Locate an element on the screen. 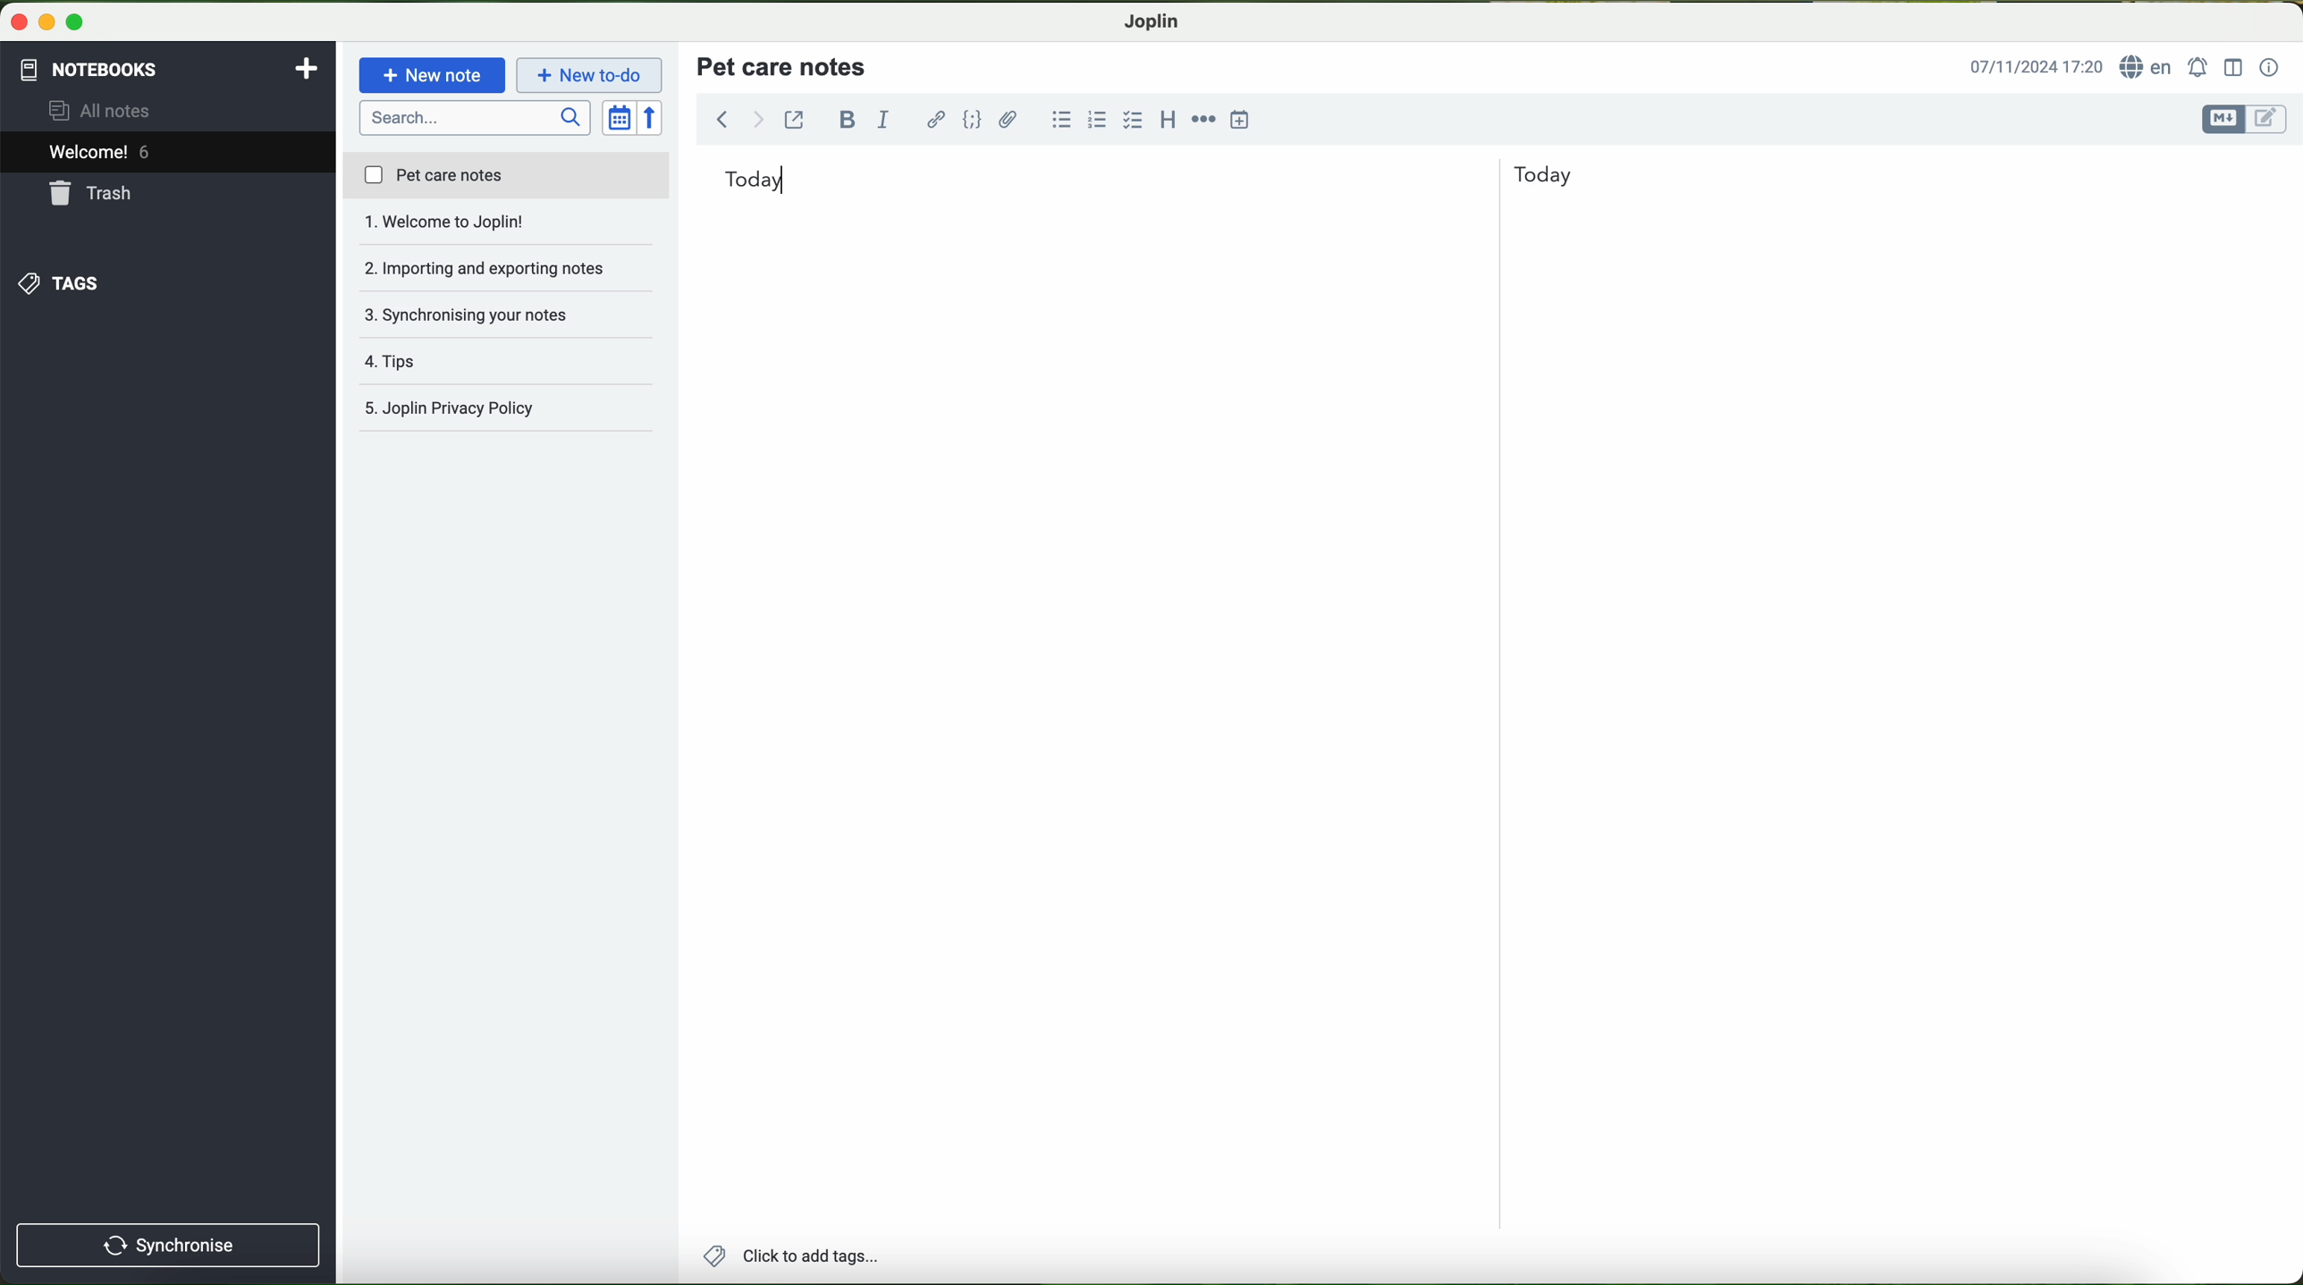 This screenshot has width=2303, height=1285. set alarm is located at coordinates (2200, 67).